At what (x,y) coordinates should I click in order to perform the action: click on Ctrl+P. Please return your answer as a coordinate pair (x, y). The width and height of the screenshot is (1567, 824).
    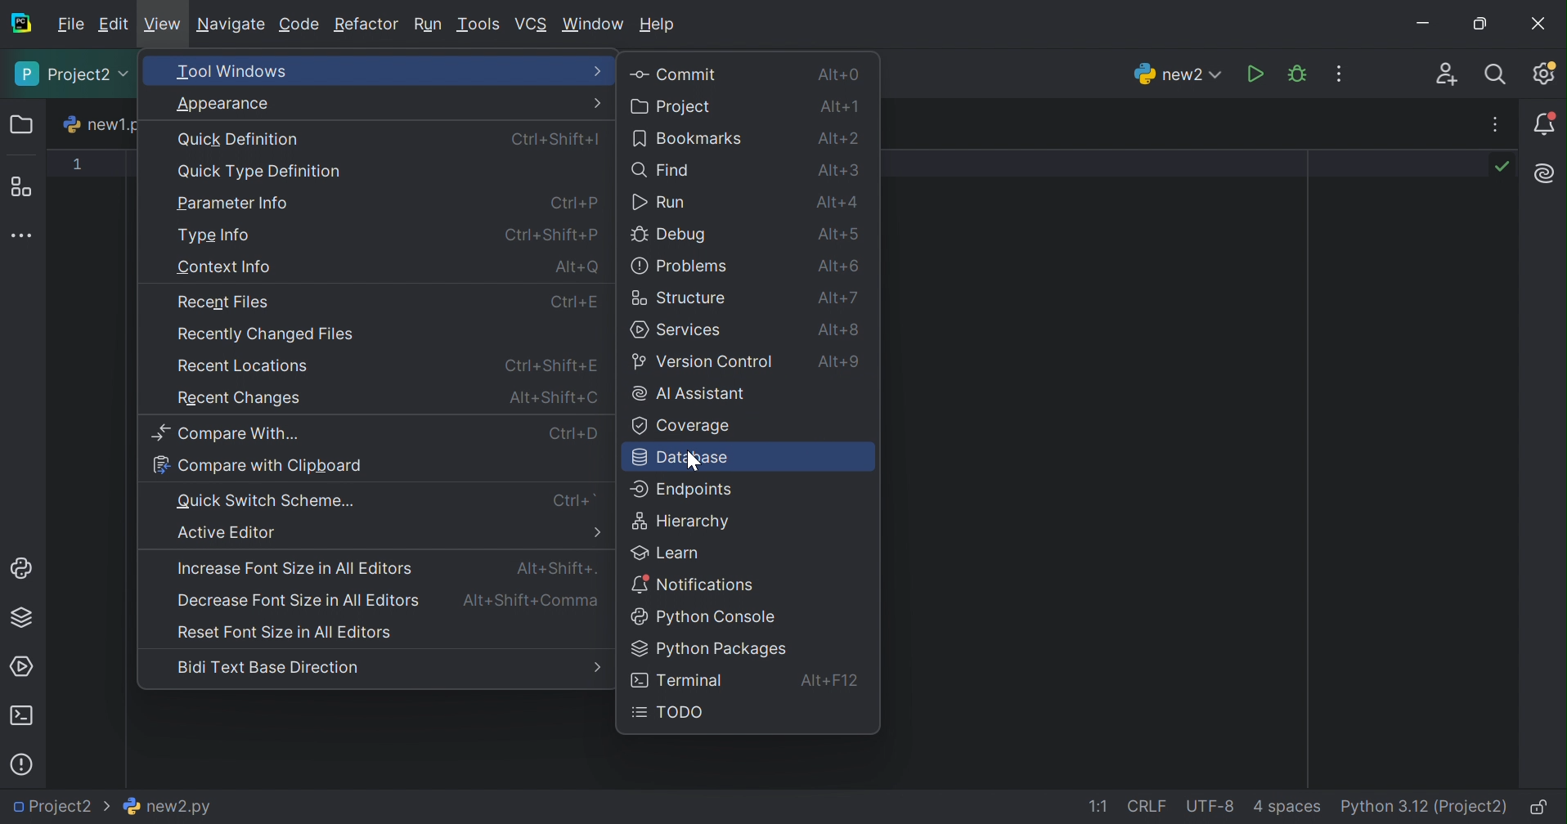
    Looking at the image, I should click on (575, 302).